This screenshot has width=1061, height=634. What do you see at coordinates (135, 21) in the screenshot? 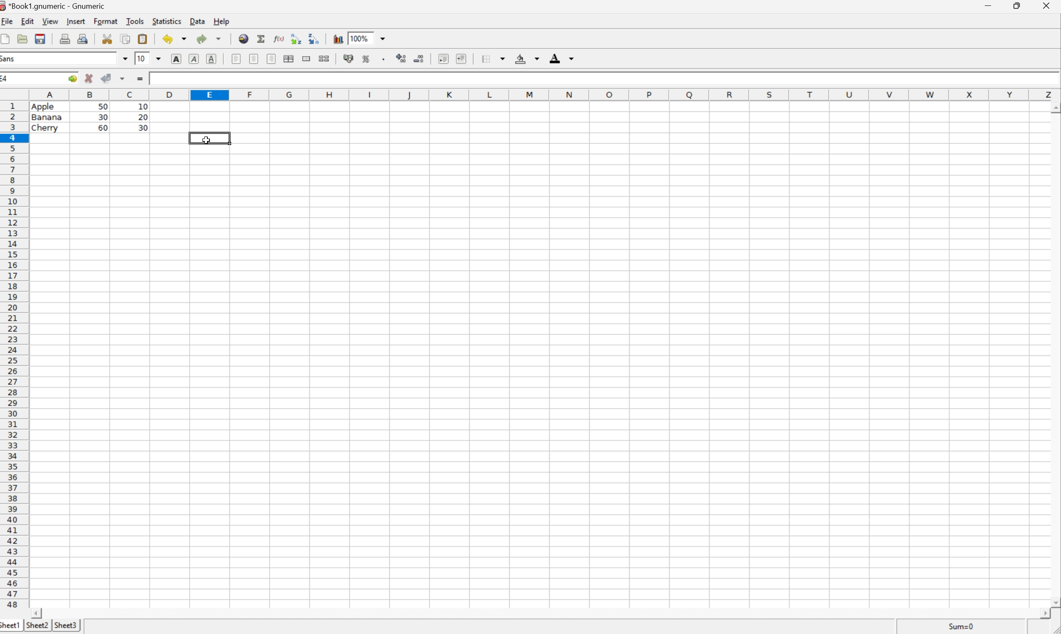
I see `tools` at bounding box center [135, 21].